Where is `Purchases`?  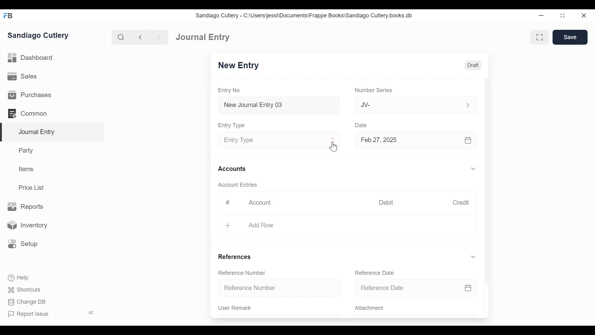
Purchases is located at coordinates (31, 95).